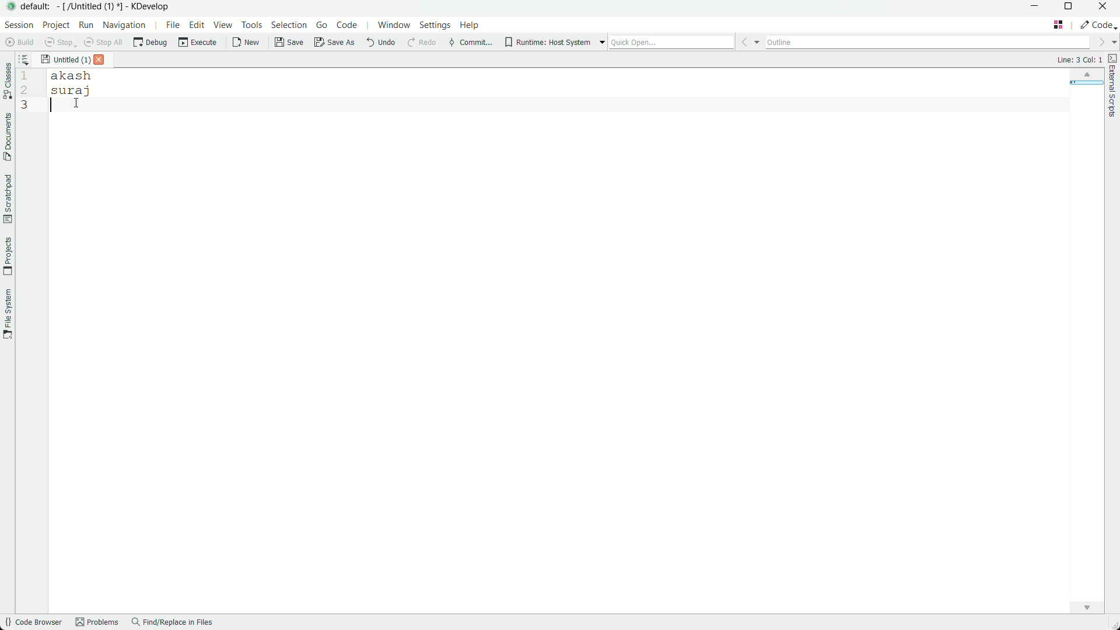  Describe the element at coordinates (58, 41) in the screenshot. I see `stop` at that location.